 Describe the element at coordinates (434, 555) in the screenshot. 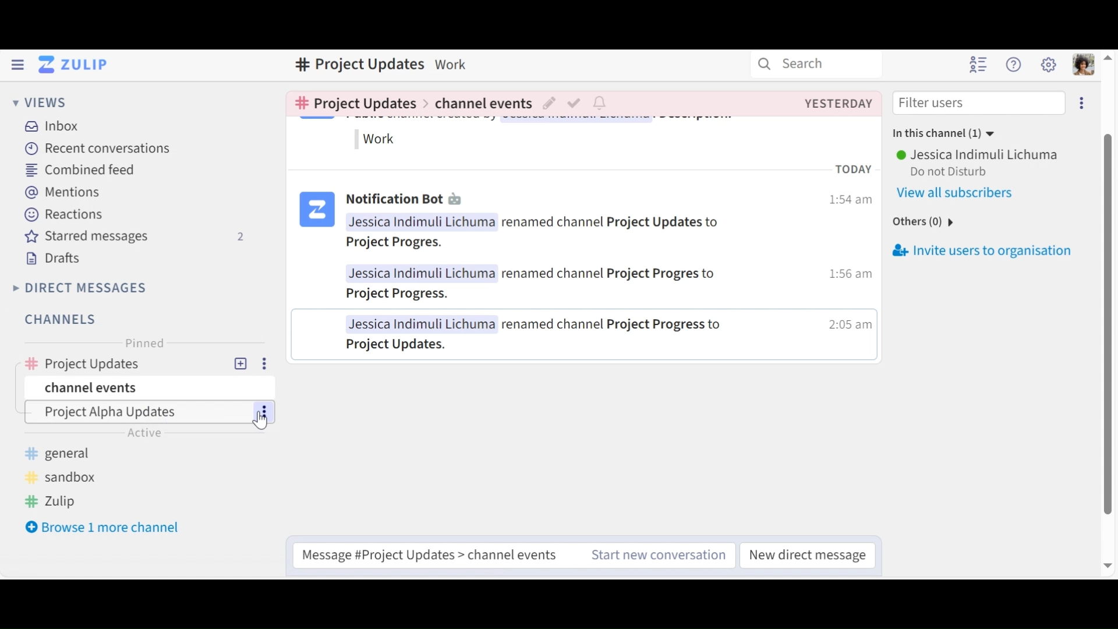

I see `Message #Project Updates > channel events` at that location.